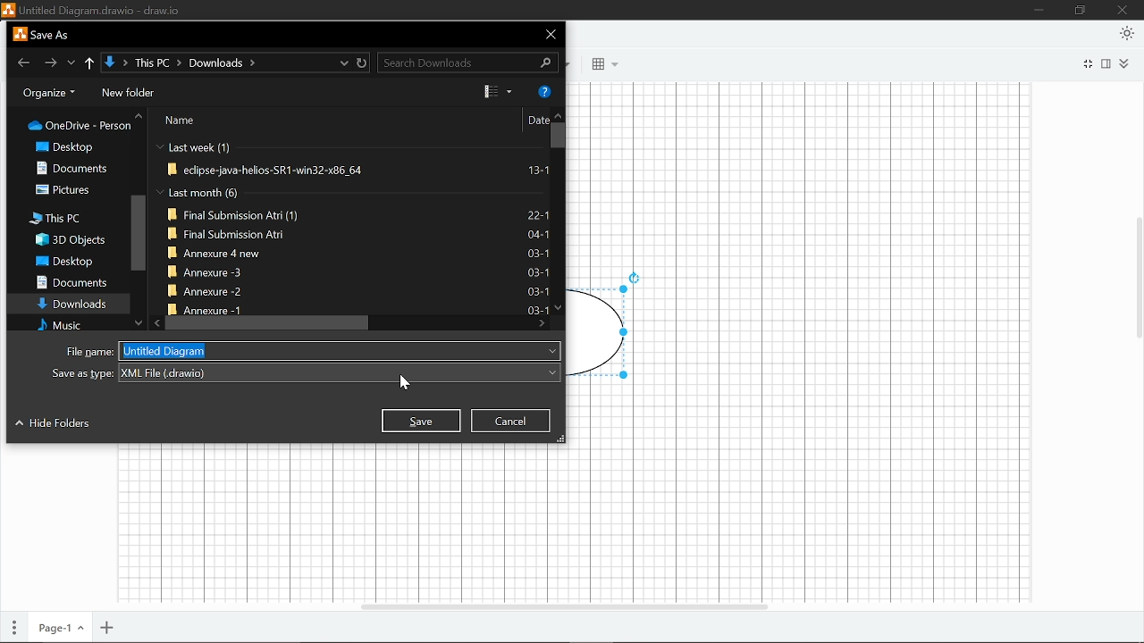 Image resolution: width=1144 pixels, height=643 pixels. I want to click on current locations, so click(344, 63).